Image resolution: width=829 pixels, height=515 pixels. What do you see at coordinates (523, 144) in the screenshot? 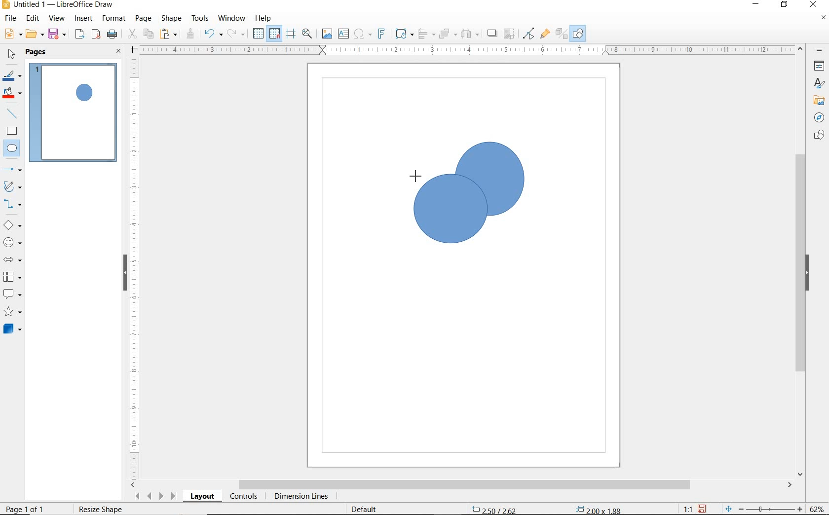
I see `ELLIPSE TOO AT DRAG` at bounding box center [523, 144].